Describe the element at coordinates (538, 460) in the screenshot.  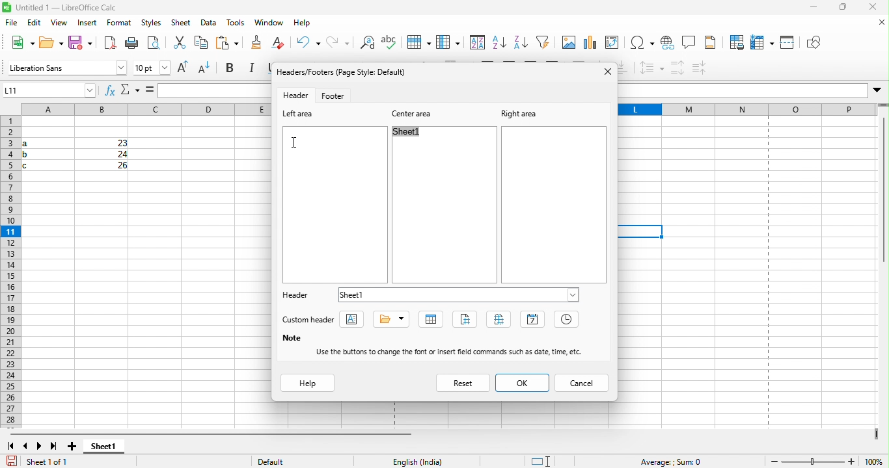
I see `standard selection` at that location.